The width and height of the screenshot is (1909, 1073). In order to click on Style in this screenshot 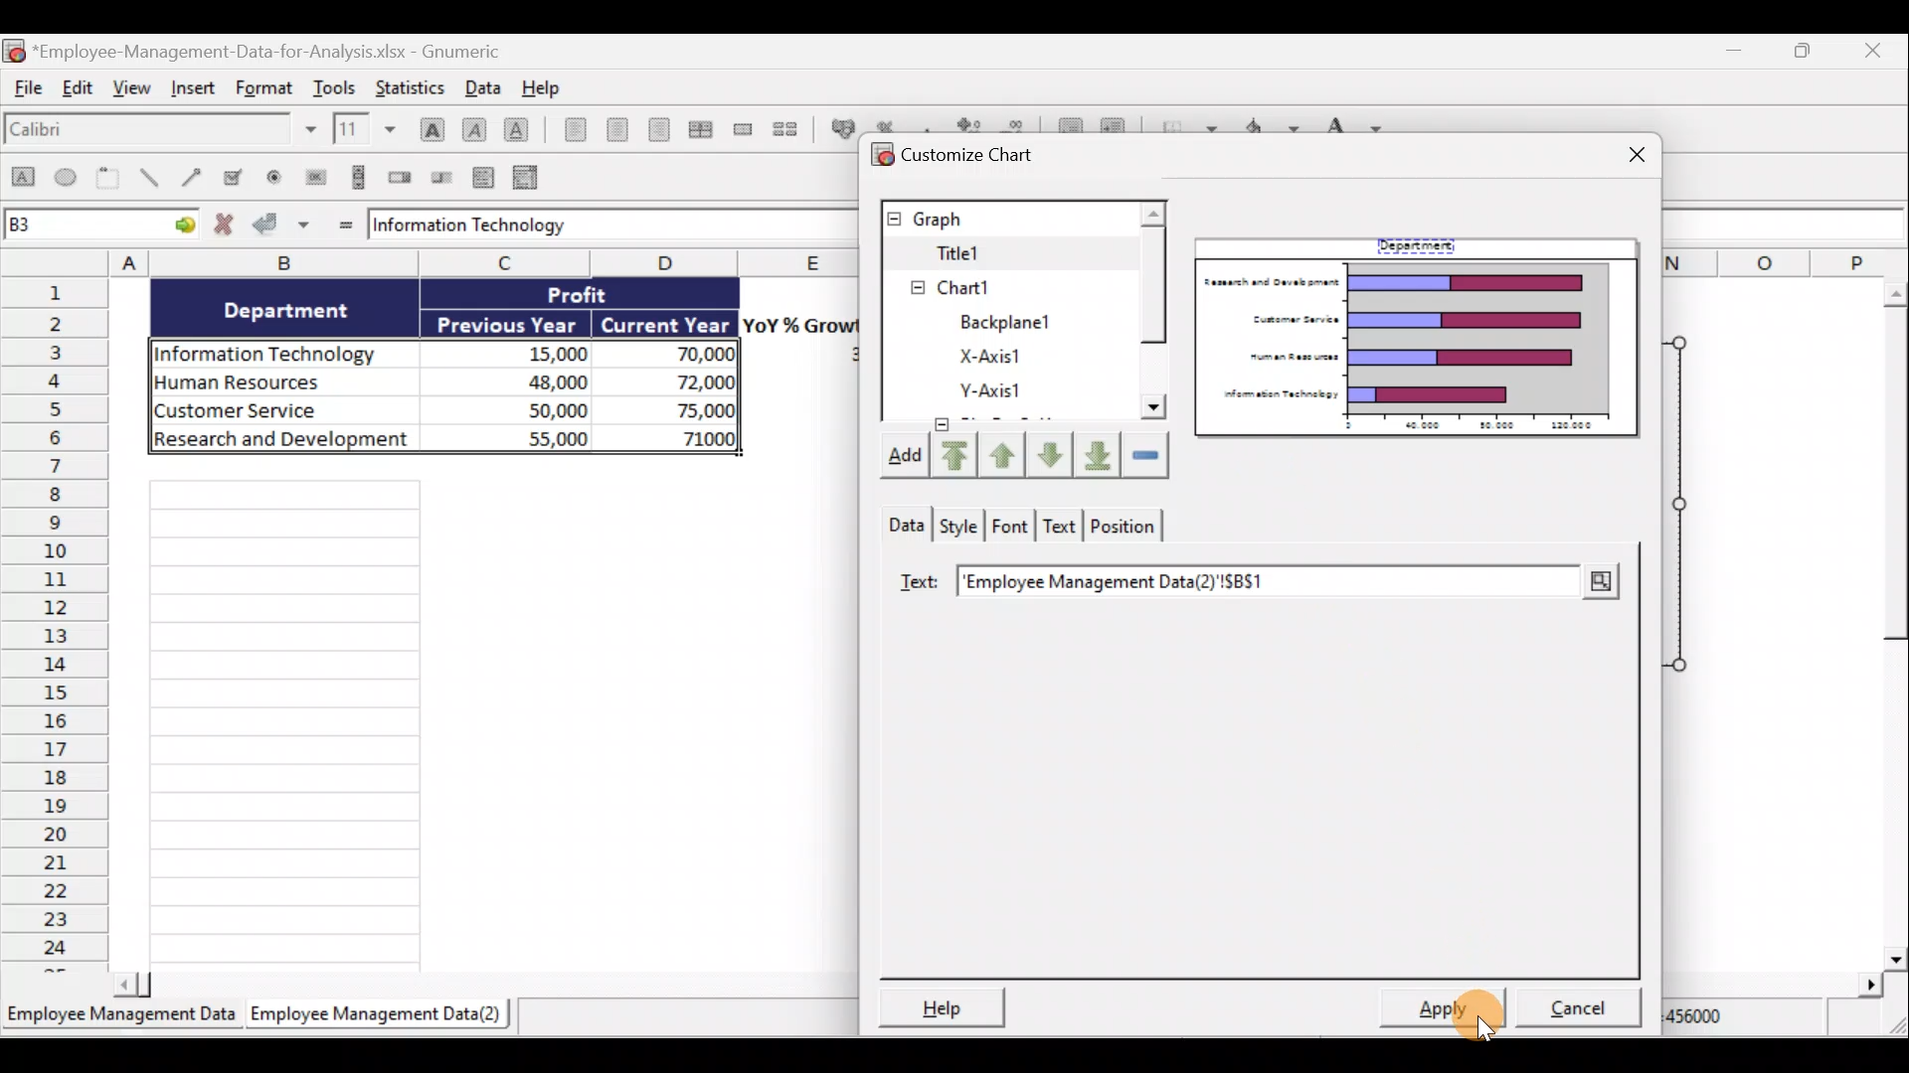, I will do `click(956, 524)`.